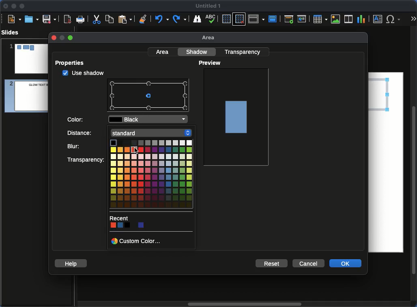  I want to click on Display views, so click(258, 18).